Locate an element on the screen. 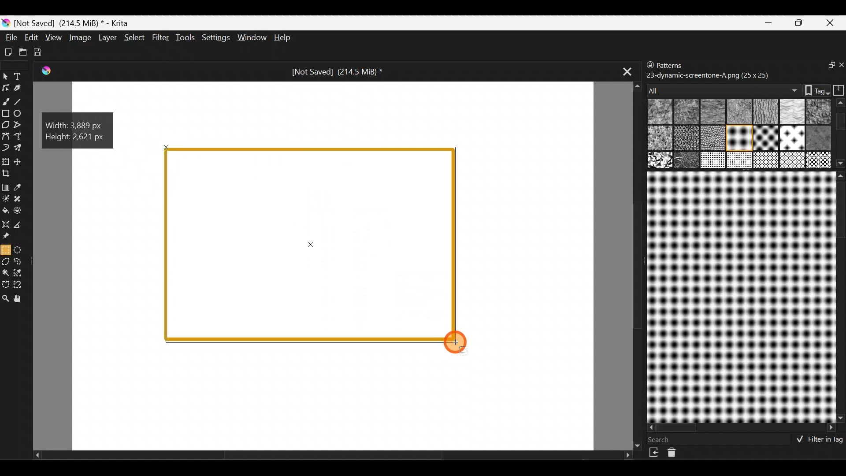  23-dynamic-screentone-A.png (25 x 25) is located at coordinates (708, 74).